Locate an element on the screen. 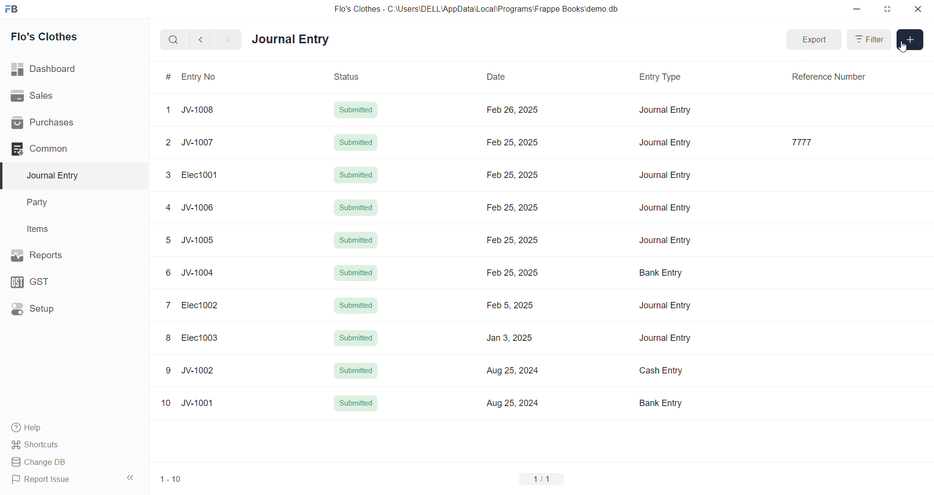 The width and height of the screenshot is (934, 495). Entry Type is located at coordinates (659, 78).